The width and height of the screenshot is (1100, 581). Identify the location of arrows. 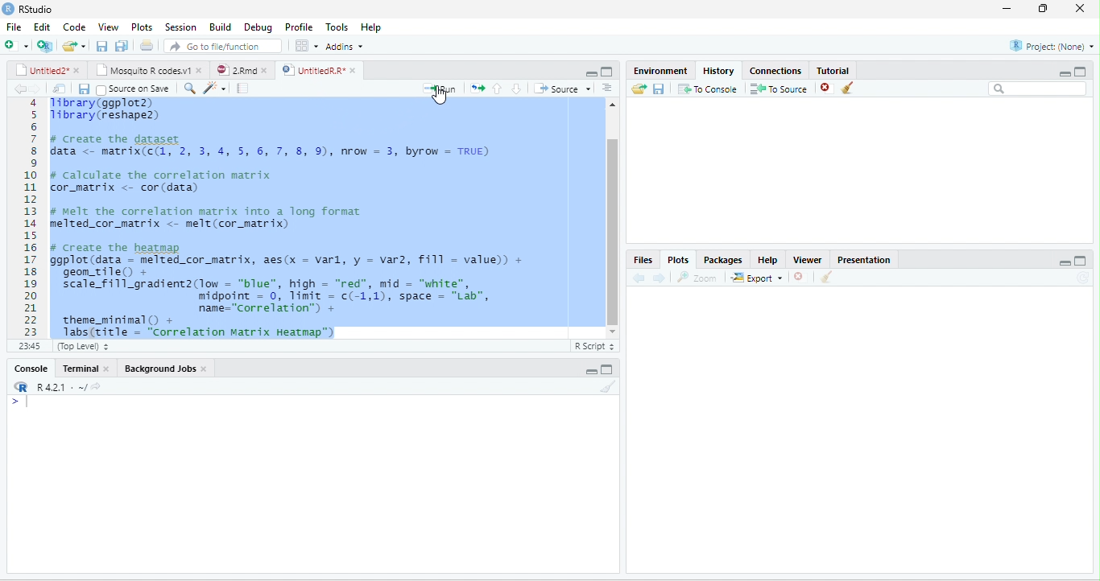
(477, 89).